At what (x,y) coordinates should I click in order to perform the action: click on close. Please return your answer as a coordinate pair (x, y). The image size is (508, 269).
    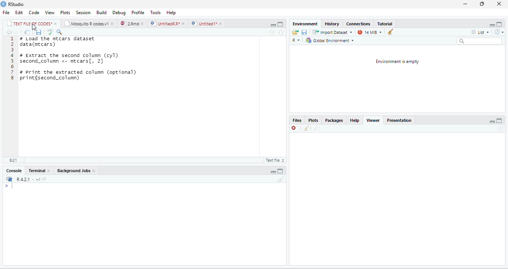
    Looking at the image, I should click on (113, 23).